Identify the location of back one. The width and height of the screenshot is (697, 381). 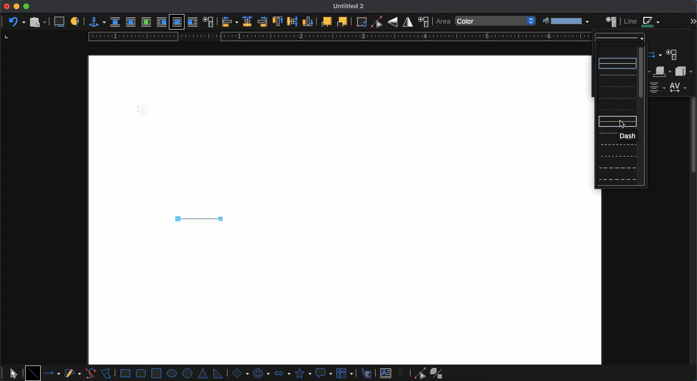
(341, 21).